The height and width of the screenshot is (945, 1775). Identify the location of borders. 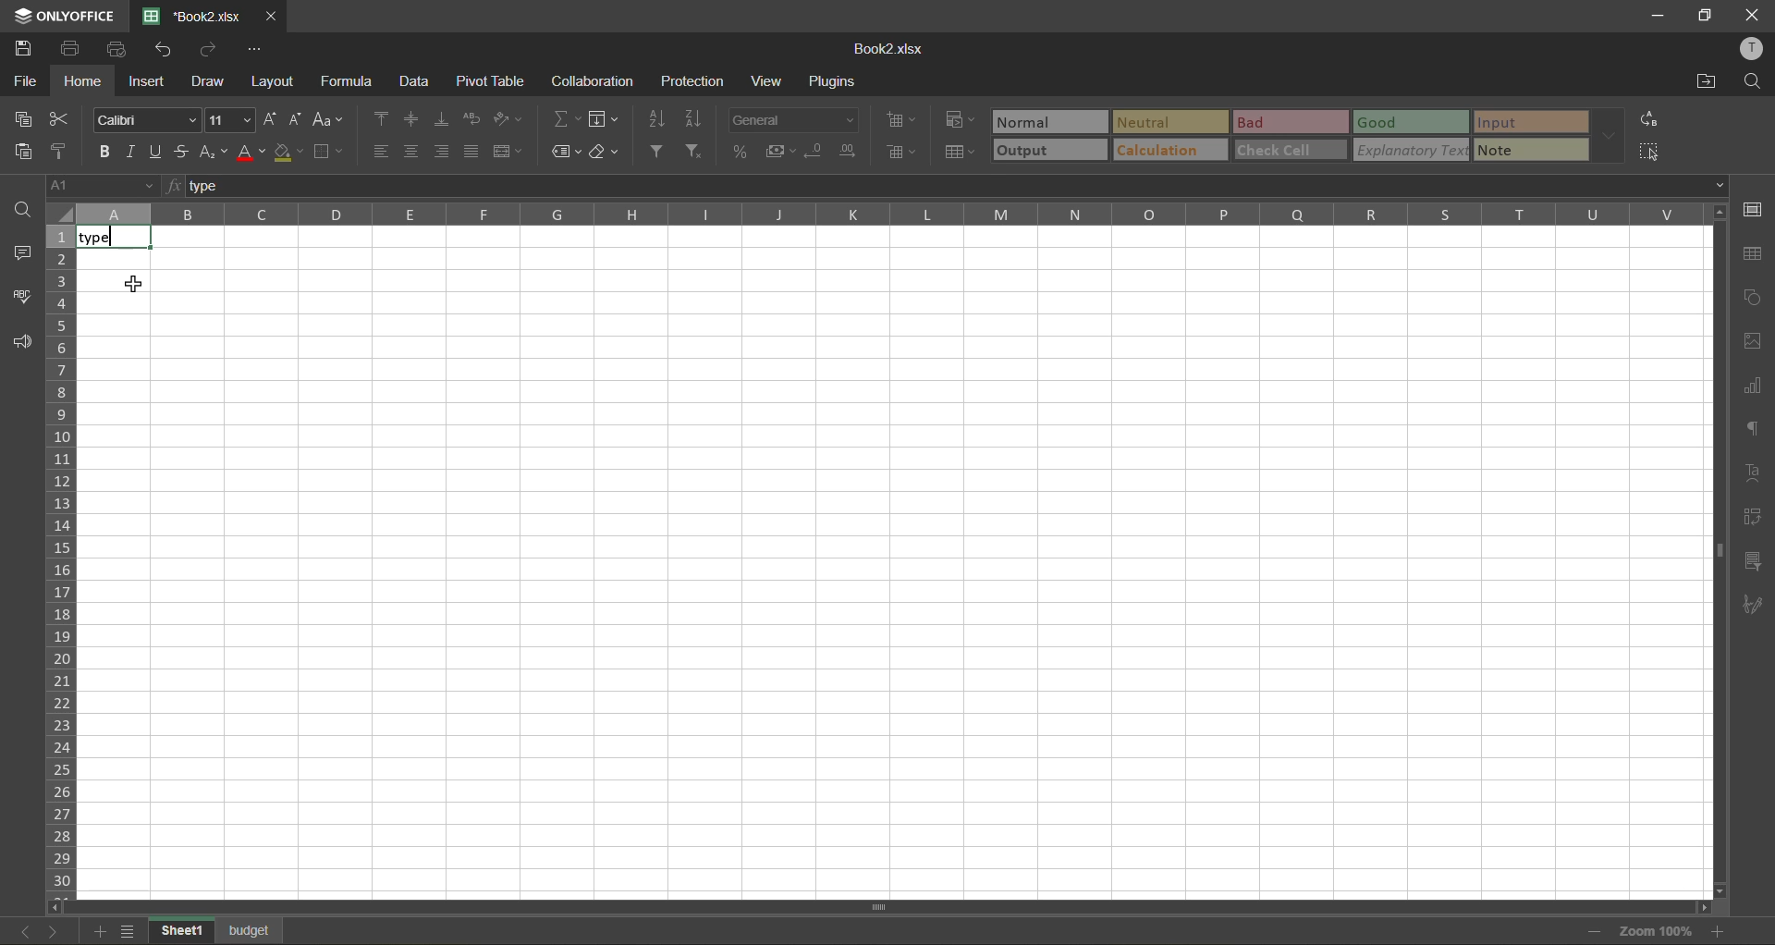
(327, 152).